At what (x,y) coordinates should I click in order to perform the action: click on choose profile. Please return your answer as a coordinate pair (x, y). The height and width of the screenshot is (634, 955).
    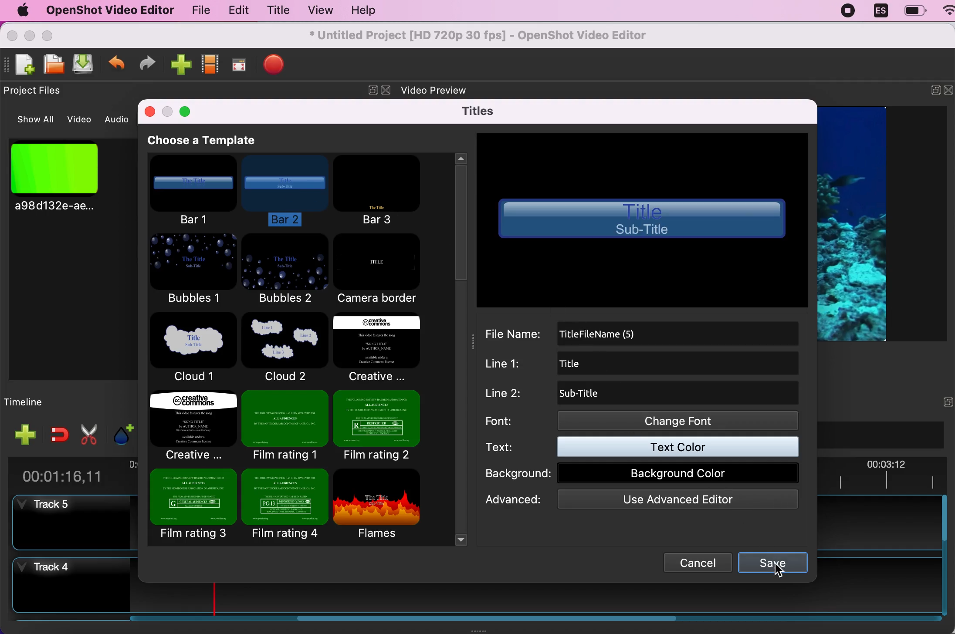
    Looking at the image, I should click on (211, 63).